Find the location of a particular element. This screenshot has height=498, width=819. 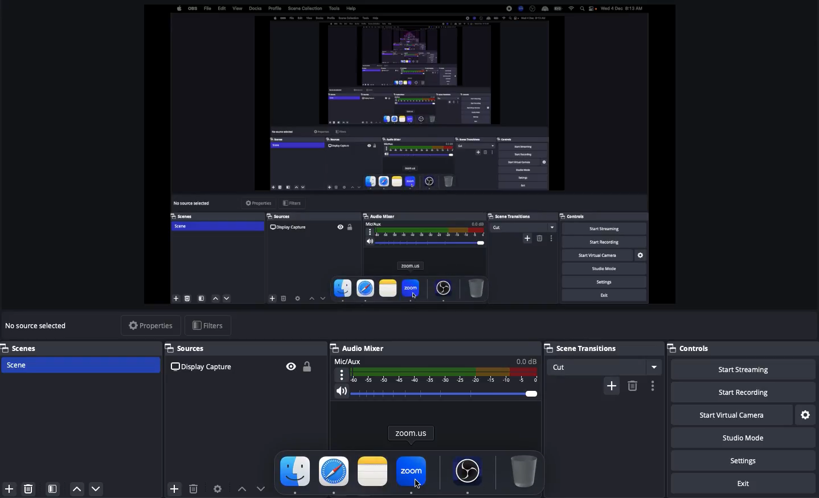

Start recording is located at coordinates (742, 391).